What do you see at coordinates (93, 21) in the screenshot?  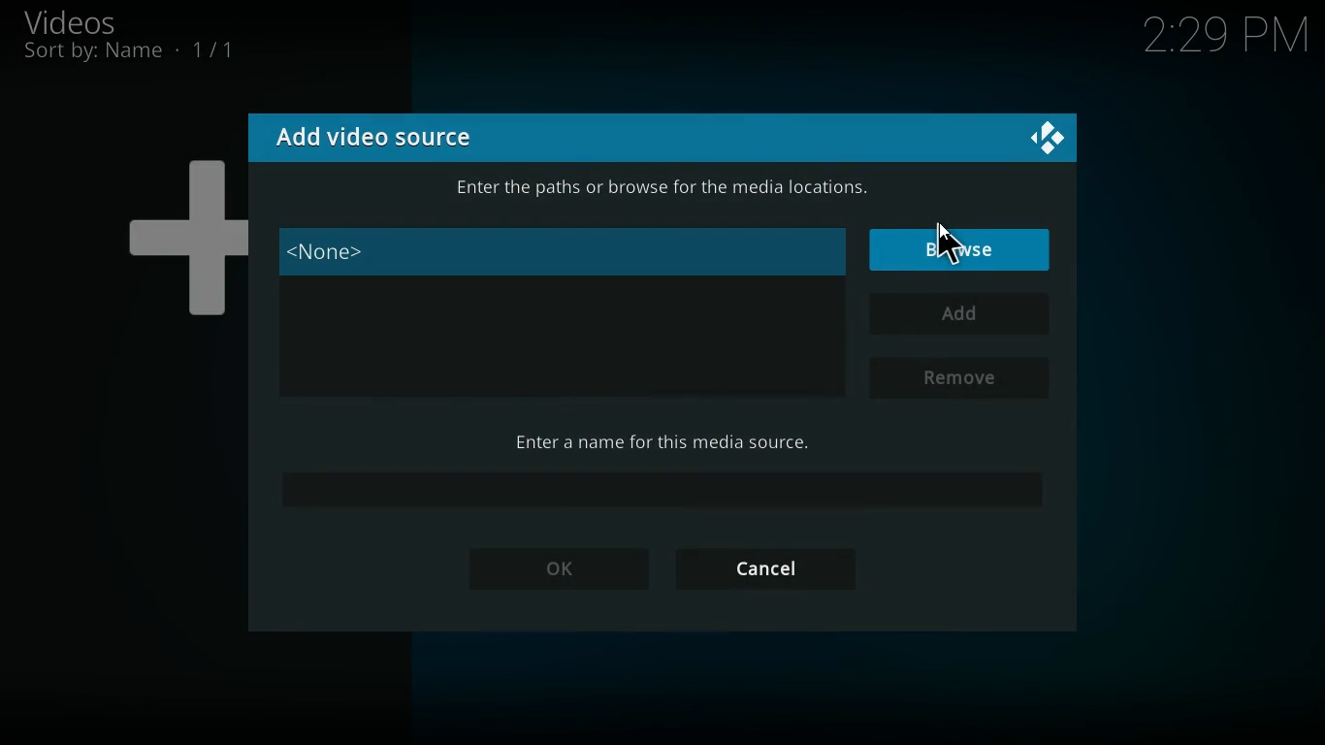 I see `videos` at bounding box center [93, 21].